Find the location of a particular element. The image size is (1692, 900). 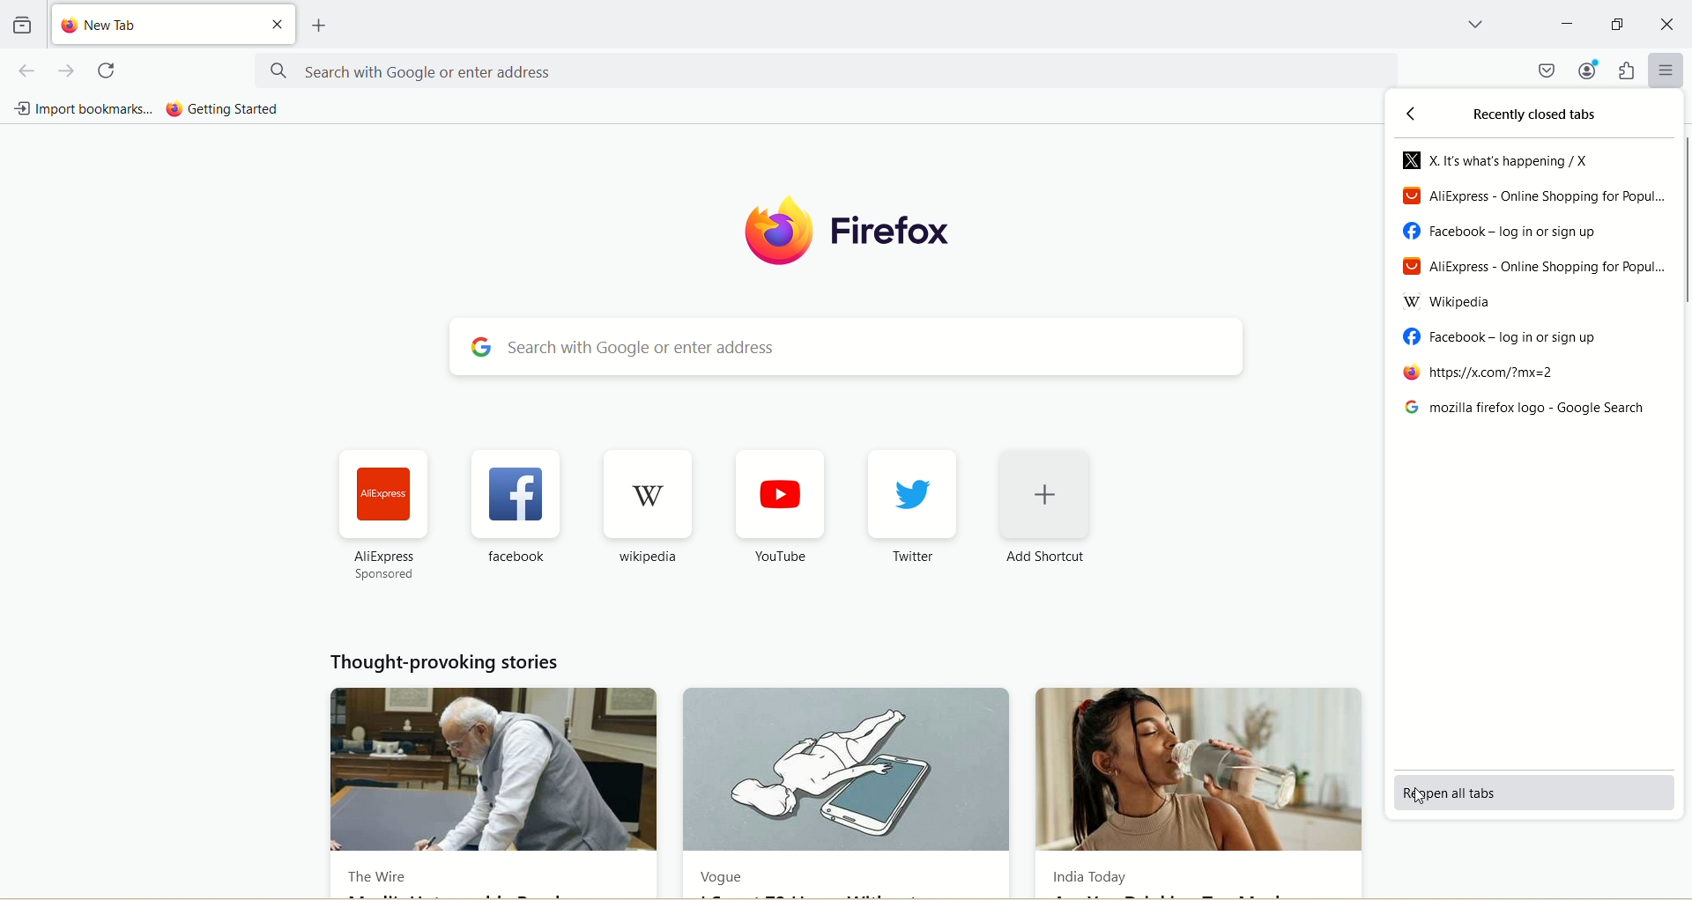

close is located at coordinates (278, 23).